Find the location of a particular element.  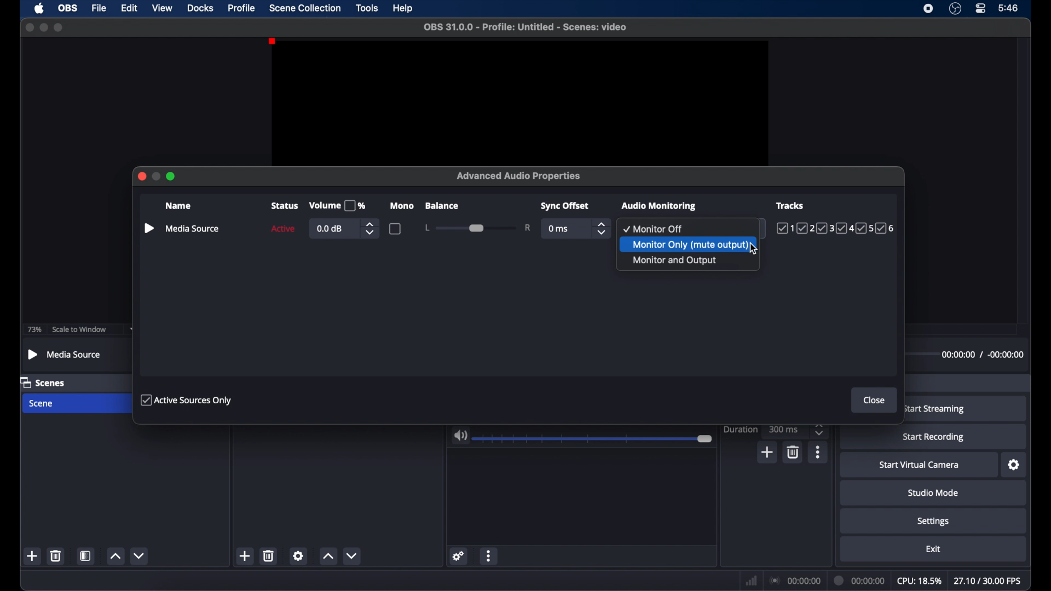

tools is located at coordinates (367, 7).